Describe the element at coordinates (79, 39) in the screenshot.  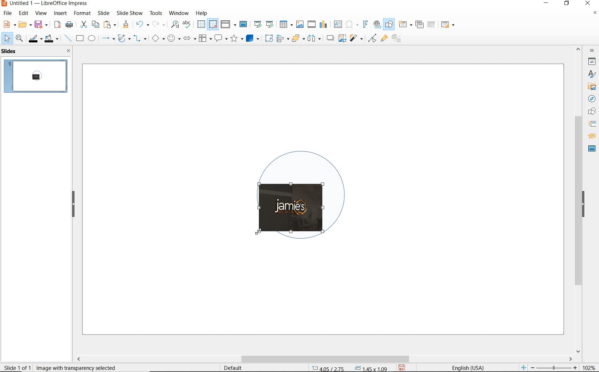
I see `rectangle` at that location.